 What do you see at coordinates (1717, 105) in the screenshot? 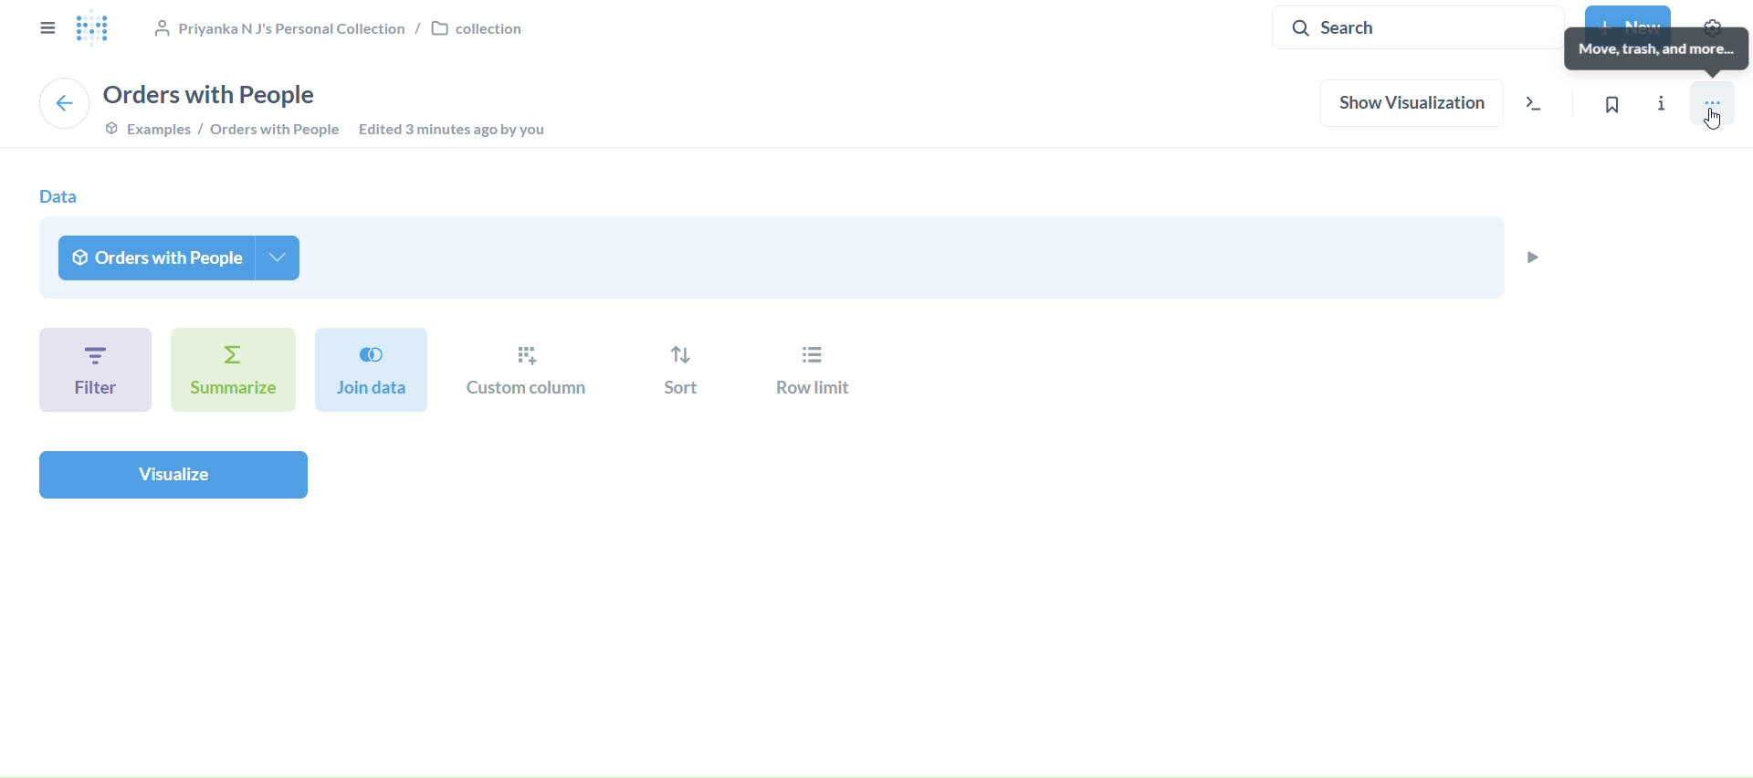
I see `move, trash, and more` at bounding box center [1717, 105].